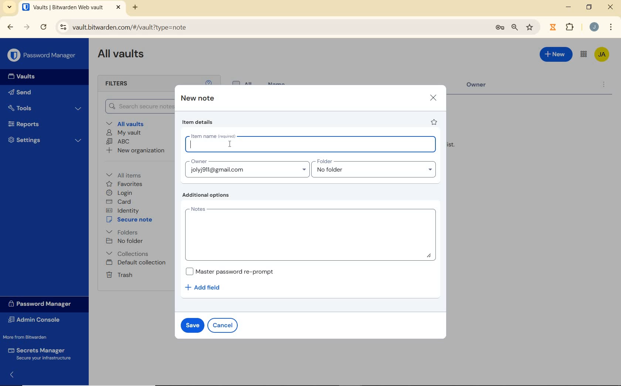  Describe the element at coordinates (197, 98) in the screenshot. I see `new note` at that location.